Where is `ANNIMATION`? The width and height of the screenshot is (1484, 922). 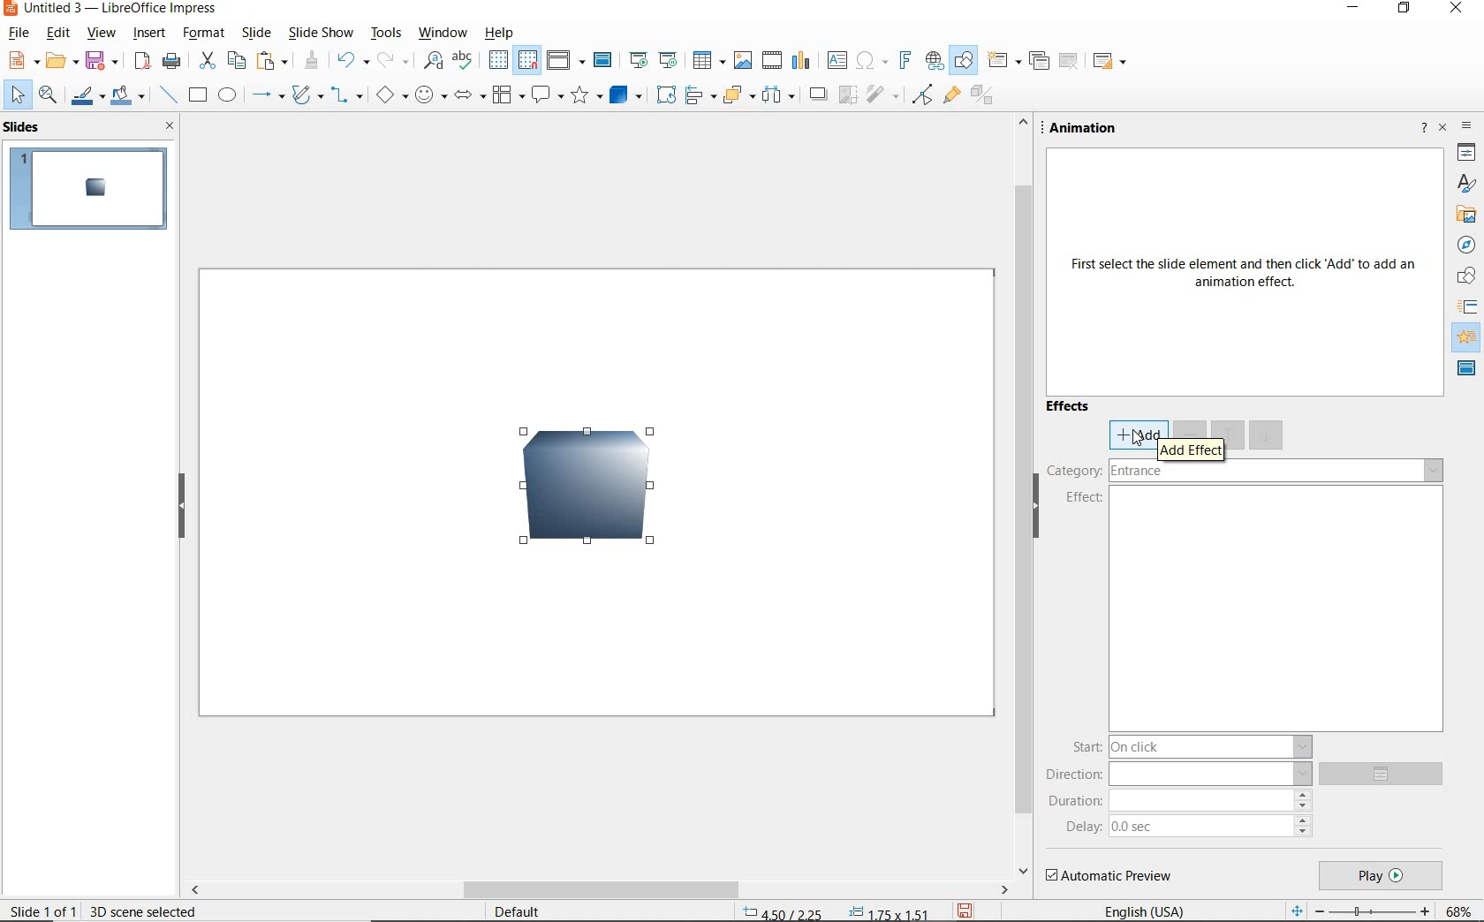
ANNIMATION is located at coordinates (1468, 336).